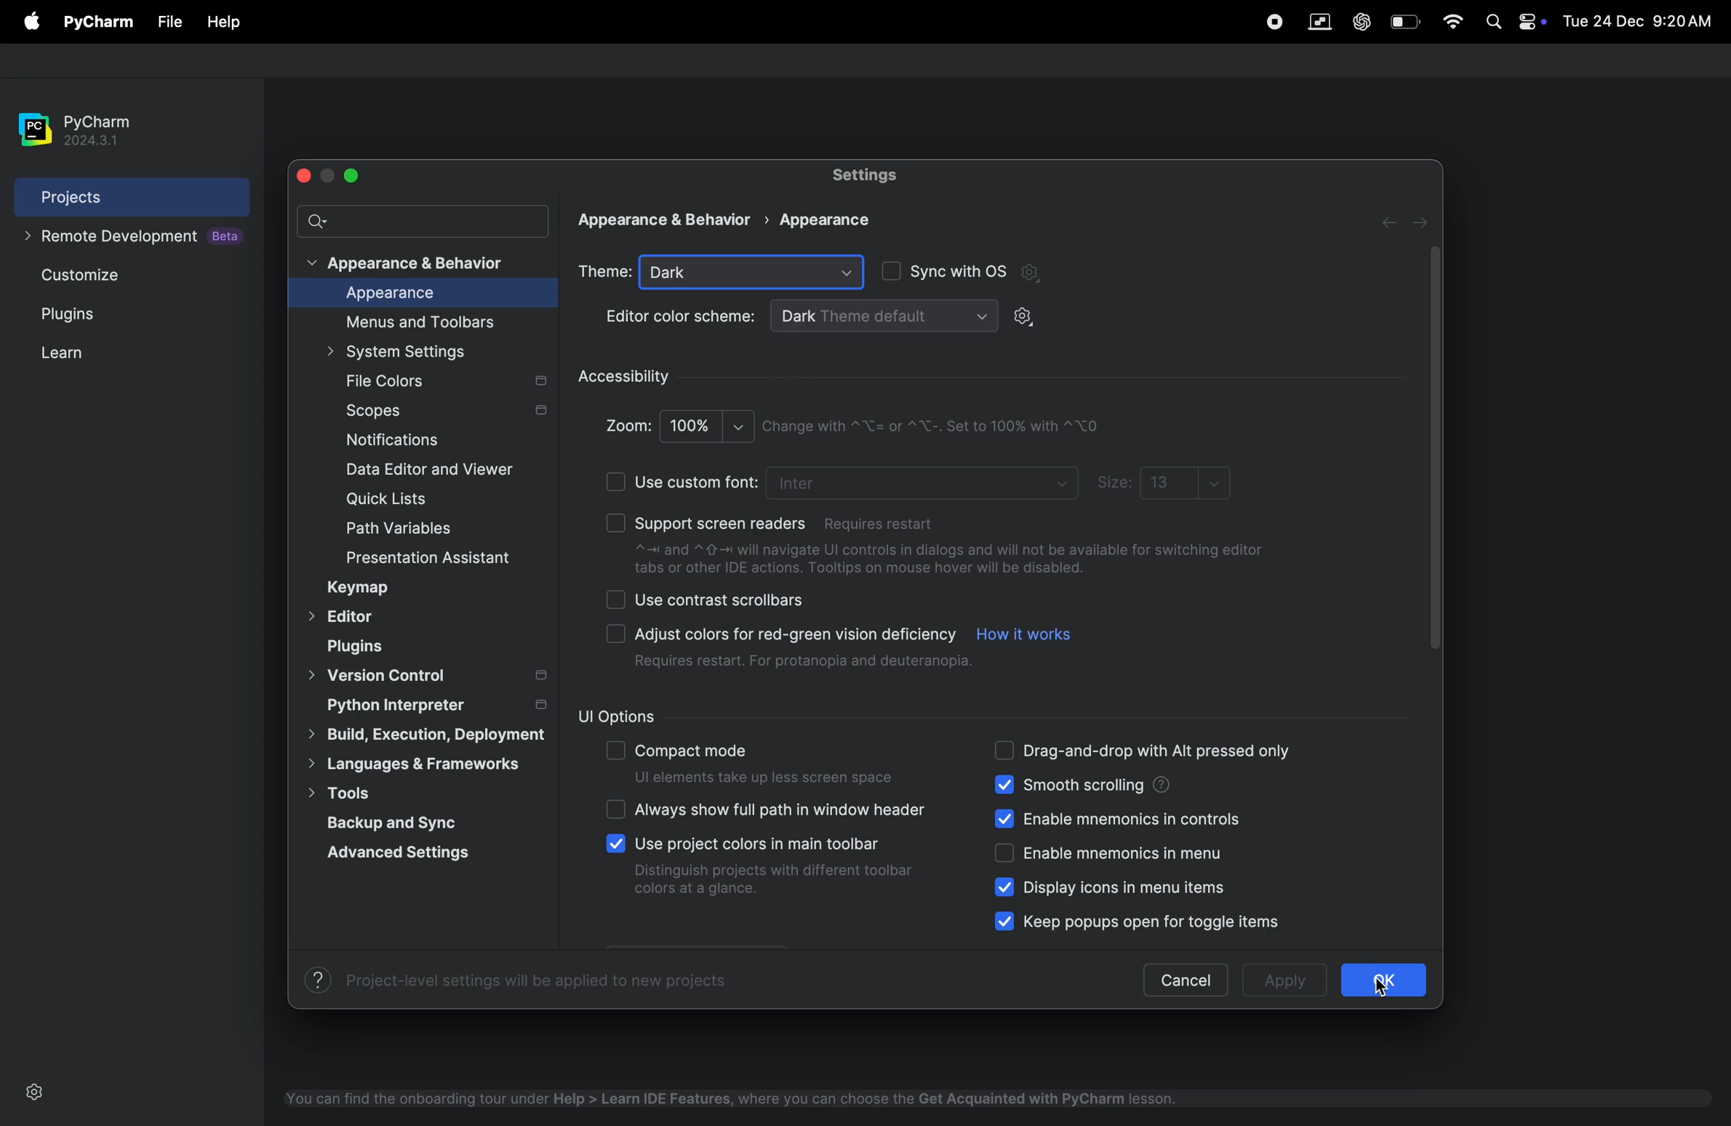 The image size is (1731, 1126). I want to click on keymap, so click(361, 588).